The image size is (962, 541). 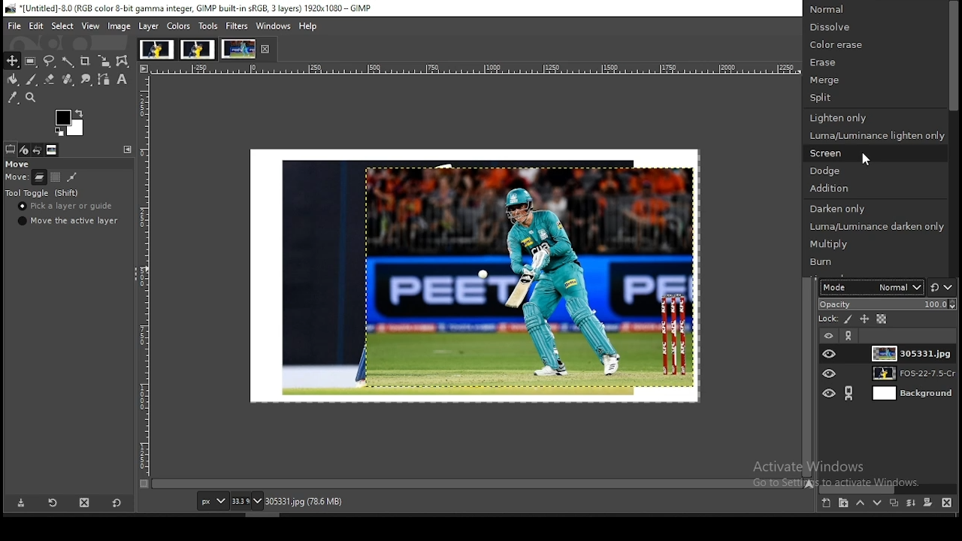 What do you see at coordinates (843, 503) in the screenshot?
I see `new layer group` at bounding box center [843, 503].